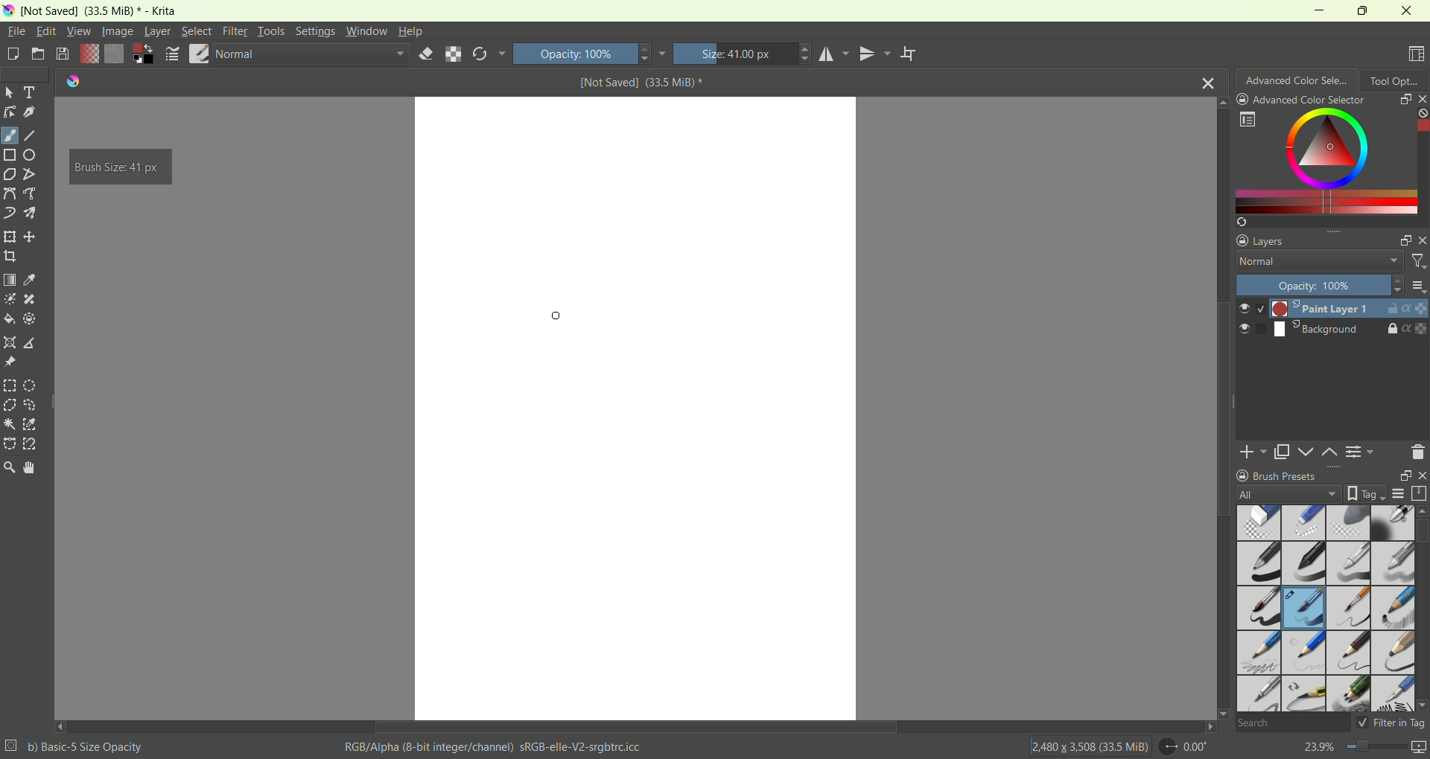 Image resolution: width=1430 pixels, height=759 pixels. What do you see at coordinates (8, 319) in the screenshot?
I see `fill a contiguous area` at bounding box center [8, 319].